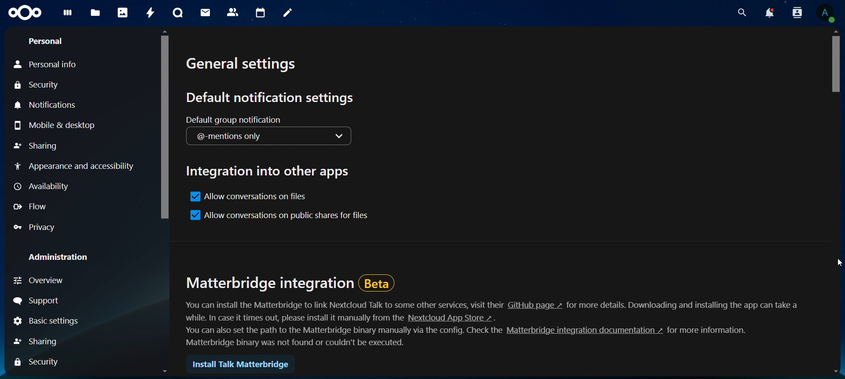  What do you see at coordinates (291, 282) in the screenshot?
I see `matterbridge integration` at bounding box center [291, 282].